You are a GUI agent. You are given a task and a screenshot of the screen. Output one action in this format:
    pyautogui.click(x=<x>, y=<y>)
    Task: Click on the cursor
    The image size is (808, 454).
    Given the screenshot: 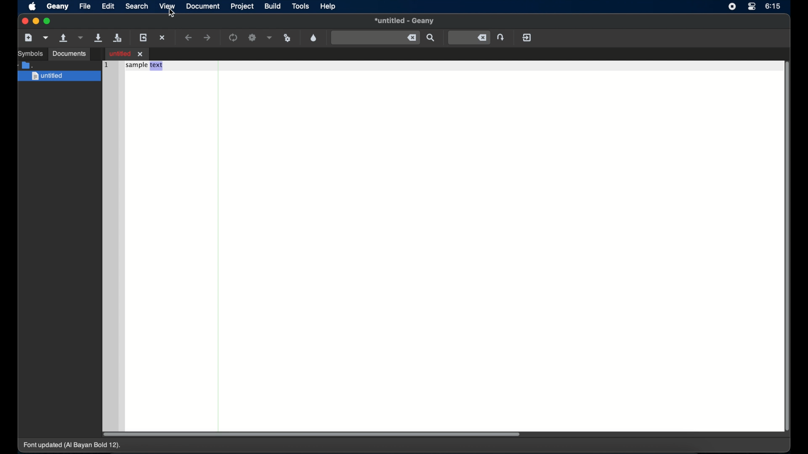 What is the action you would take?
    pyautogui.click(x=172, y=13)
    